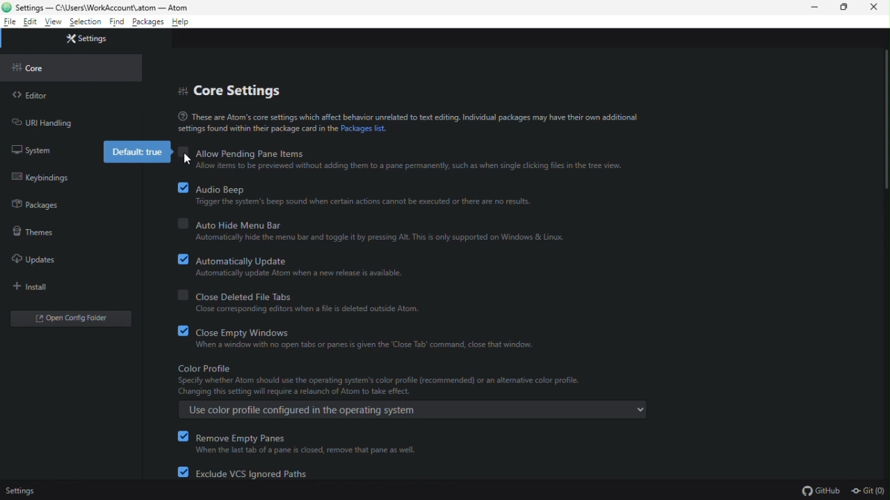 This screenshot has width=890, height=500. What do you see at coordinates (101, 6) in the screenshot?
I see `Settings- file name and file path` at bounding box center [101, 6].